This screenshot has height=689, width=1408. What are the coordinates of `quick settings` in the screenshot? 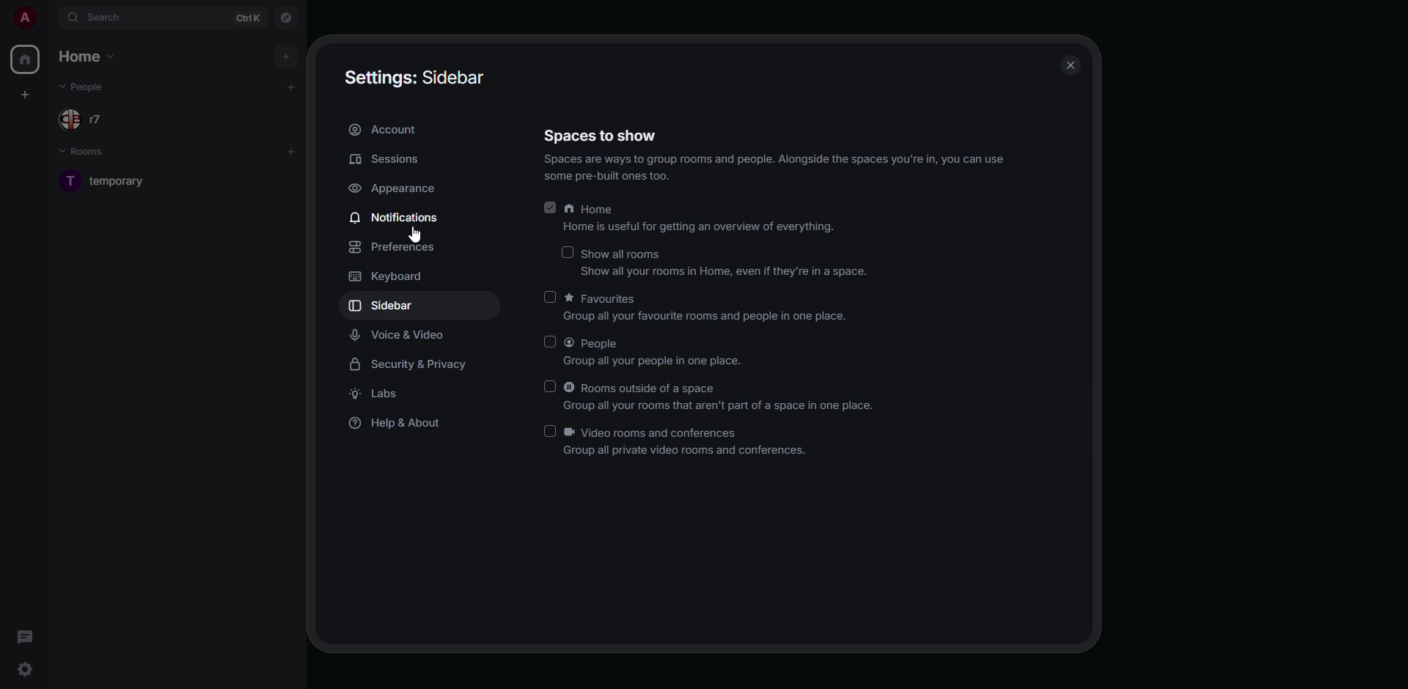 It's located at (26, 669).